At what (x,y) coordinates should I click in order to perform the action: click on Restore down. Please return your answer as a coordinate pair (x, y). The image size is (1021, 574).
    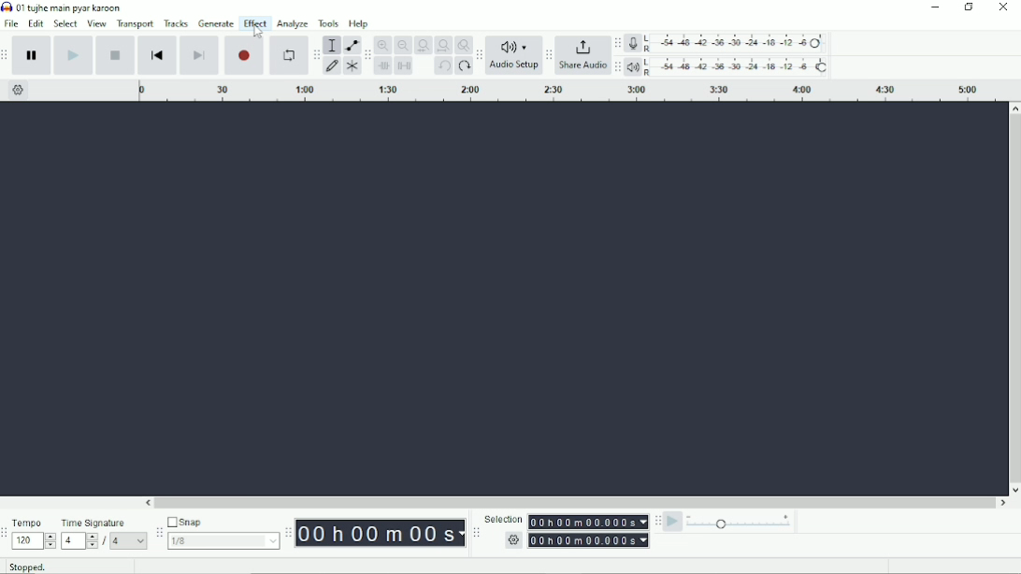
    Looking at the image, I should click on (969, 7).